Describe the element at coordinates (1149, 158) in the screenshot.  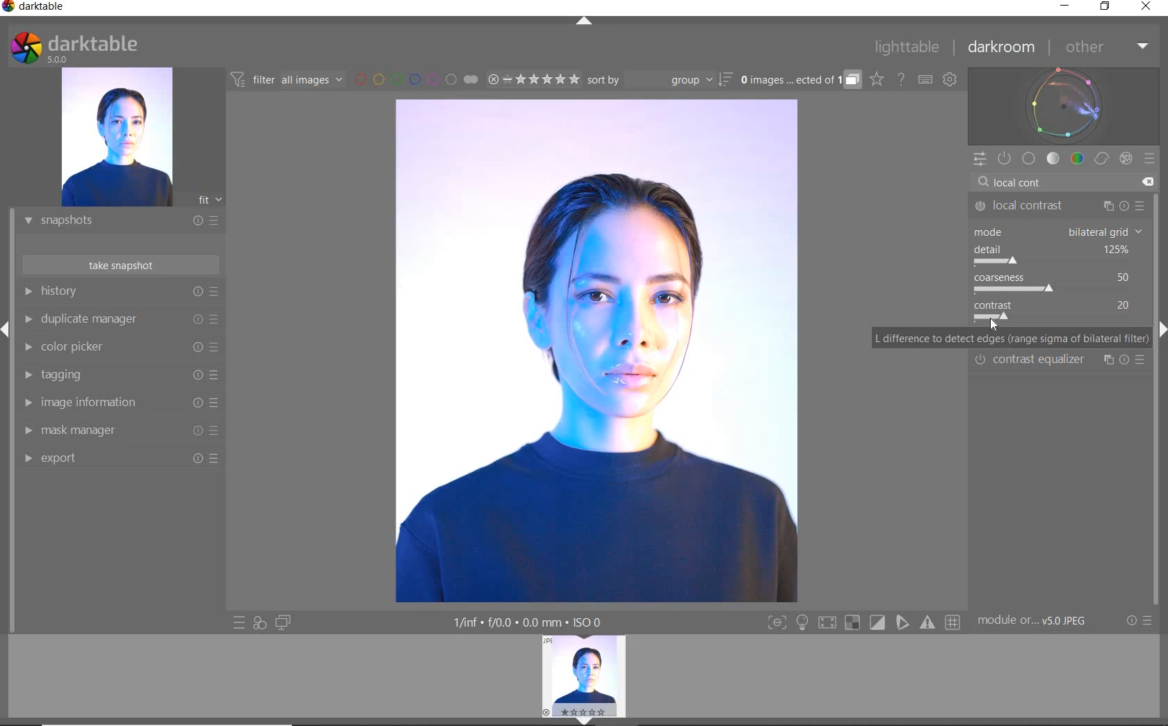
I see `PRESETS` at that location.